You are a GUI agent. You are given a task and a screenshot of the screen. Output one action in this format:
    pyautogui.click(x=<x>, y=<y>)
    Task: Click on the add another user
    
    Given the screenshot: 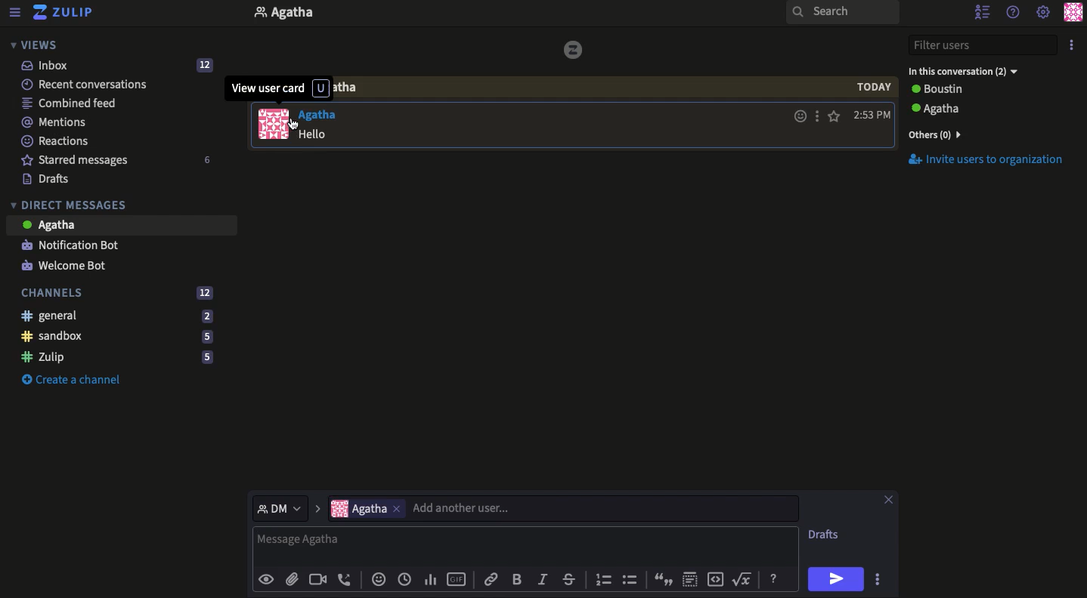 What is the action you would take?
    pyautogui.click(x=606, y=509)
    